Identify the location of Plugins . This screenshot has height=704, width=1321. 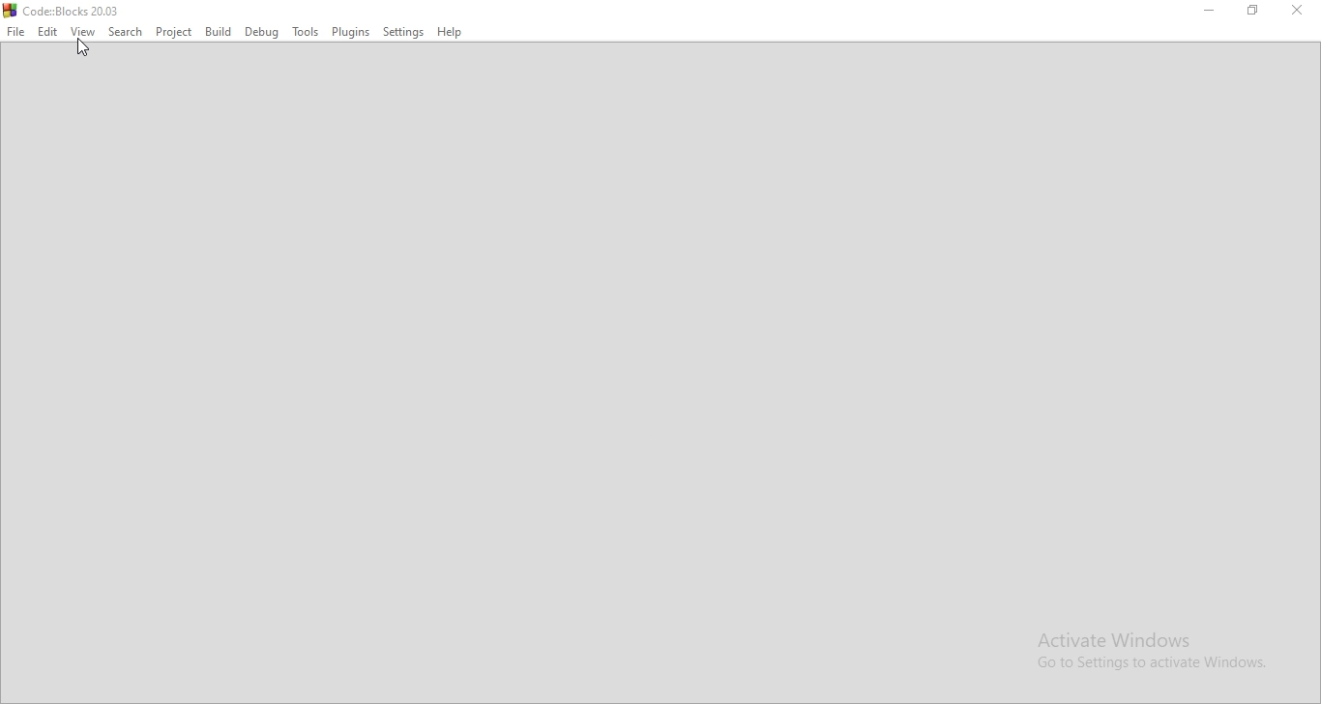
(350, 31).